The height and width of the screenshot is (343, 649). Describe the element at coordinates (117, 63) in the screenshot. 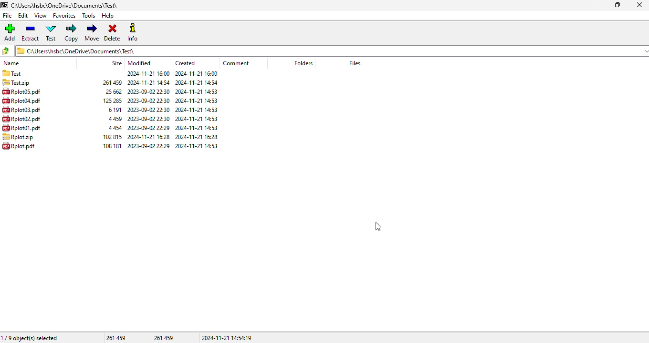

I see `size` at that location.